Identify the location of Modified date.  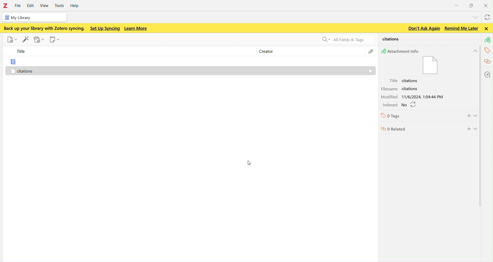
(424, 96).